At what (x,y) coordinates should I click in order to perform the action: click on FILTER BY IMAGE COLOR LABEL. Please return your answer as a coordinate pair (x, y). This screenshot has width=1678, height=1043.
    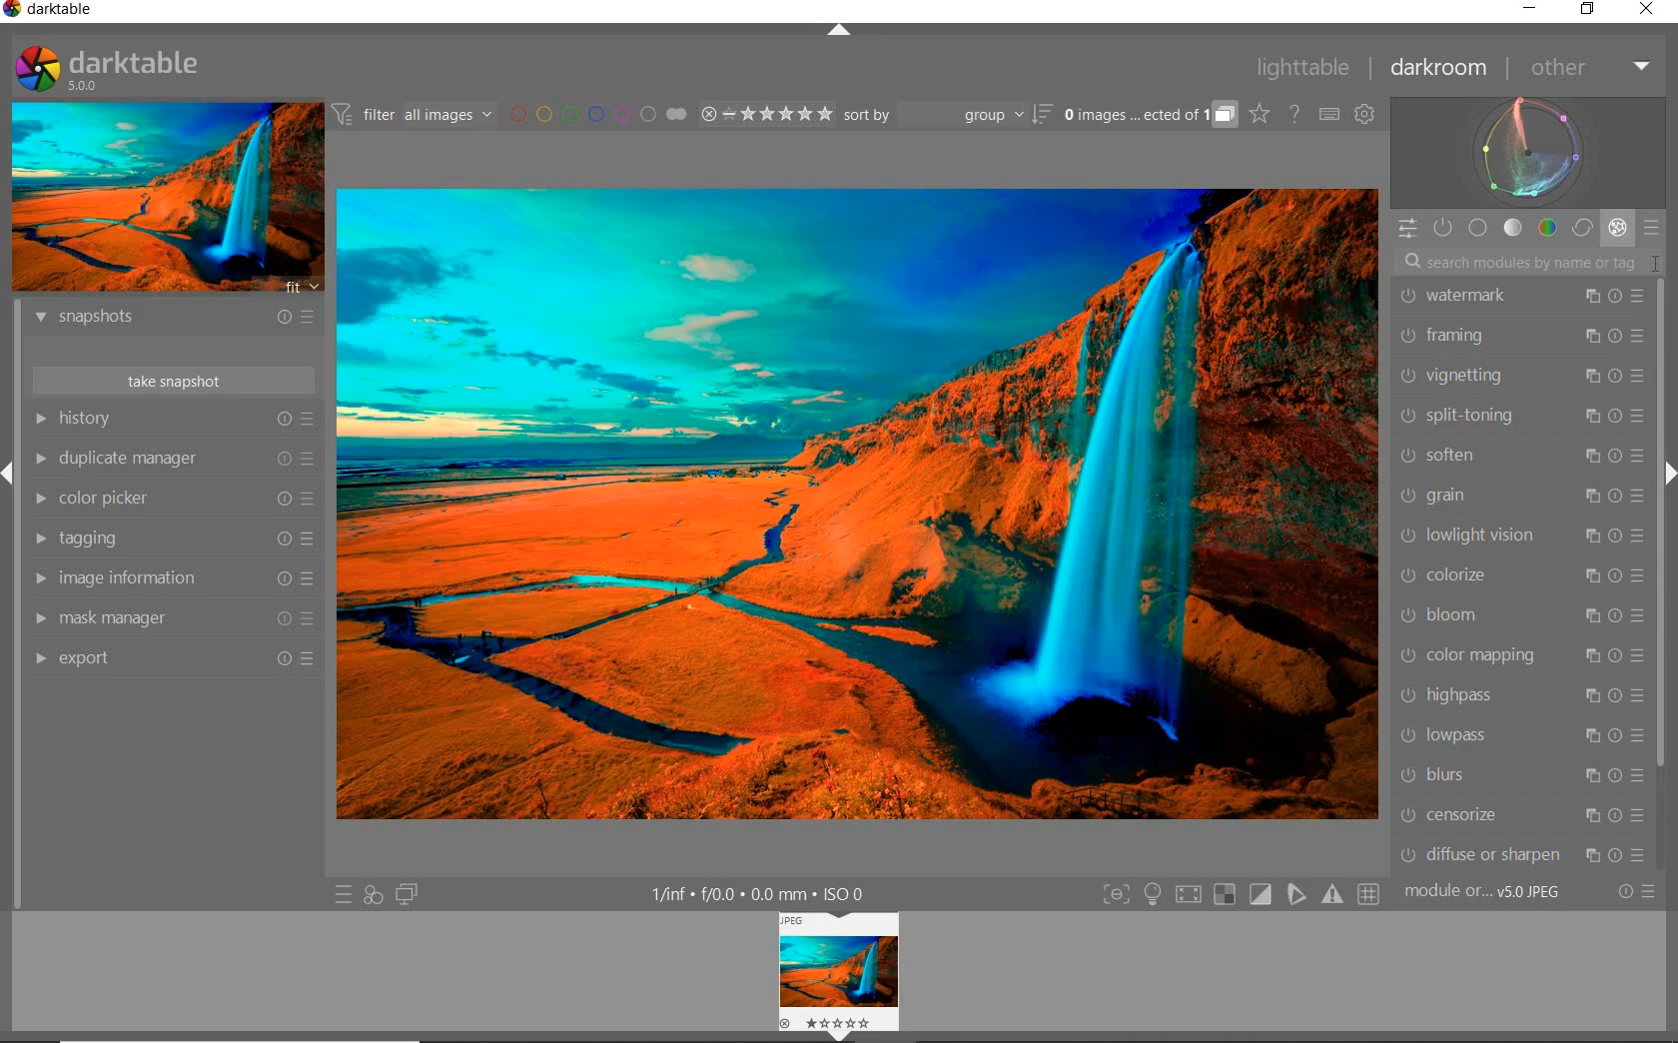
    Looking at the image, I should click on (599, 115).